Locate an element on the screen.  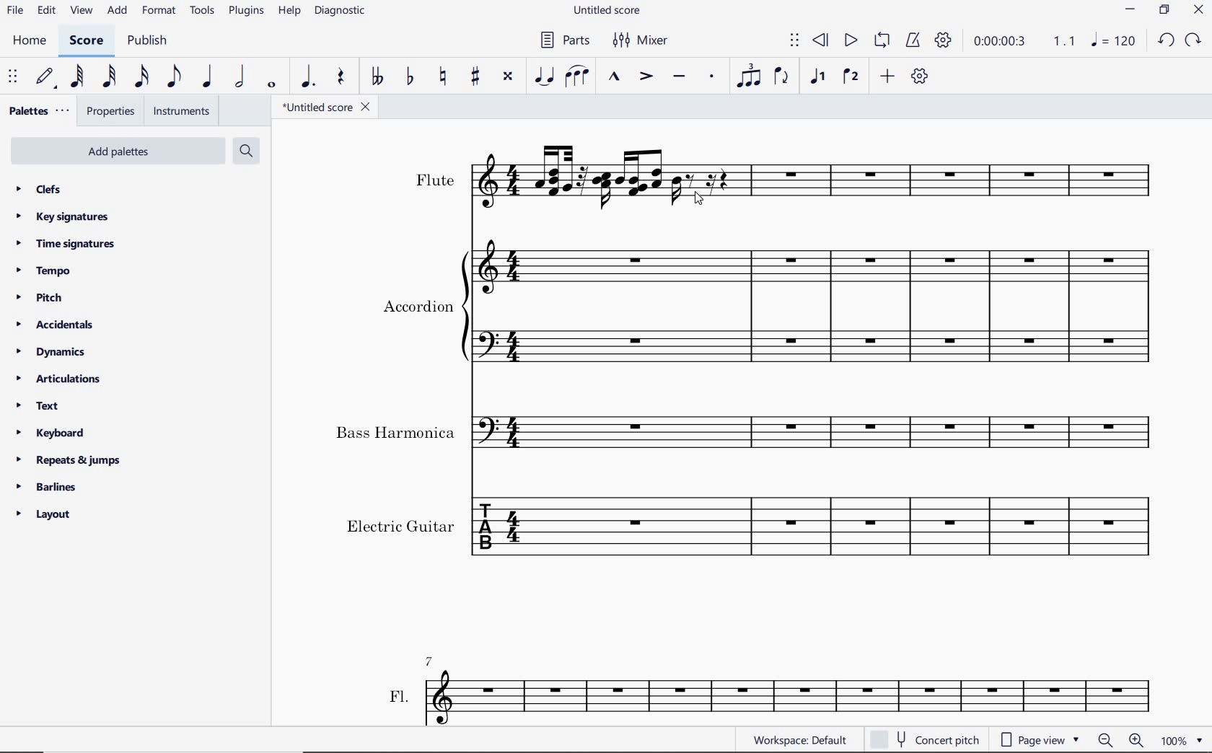
text is located at coordinates (399, 695).